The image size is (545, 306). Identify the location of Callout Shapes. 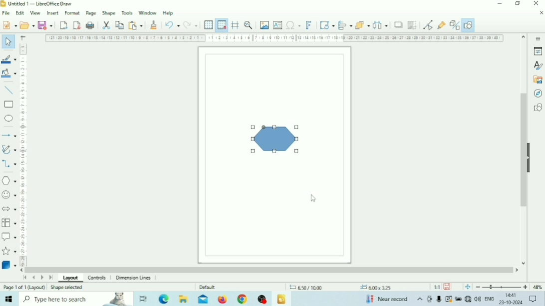
(9, 237).